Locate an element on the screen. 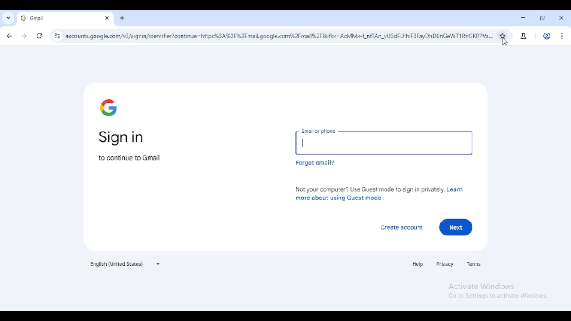 Image resolution: width=571 pixels, height=321 pixels. google logo is located at coordinates (109, 107).